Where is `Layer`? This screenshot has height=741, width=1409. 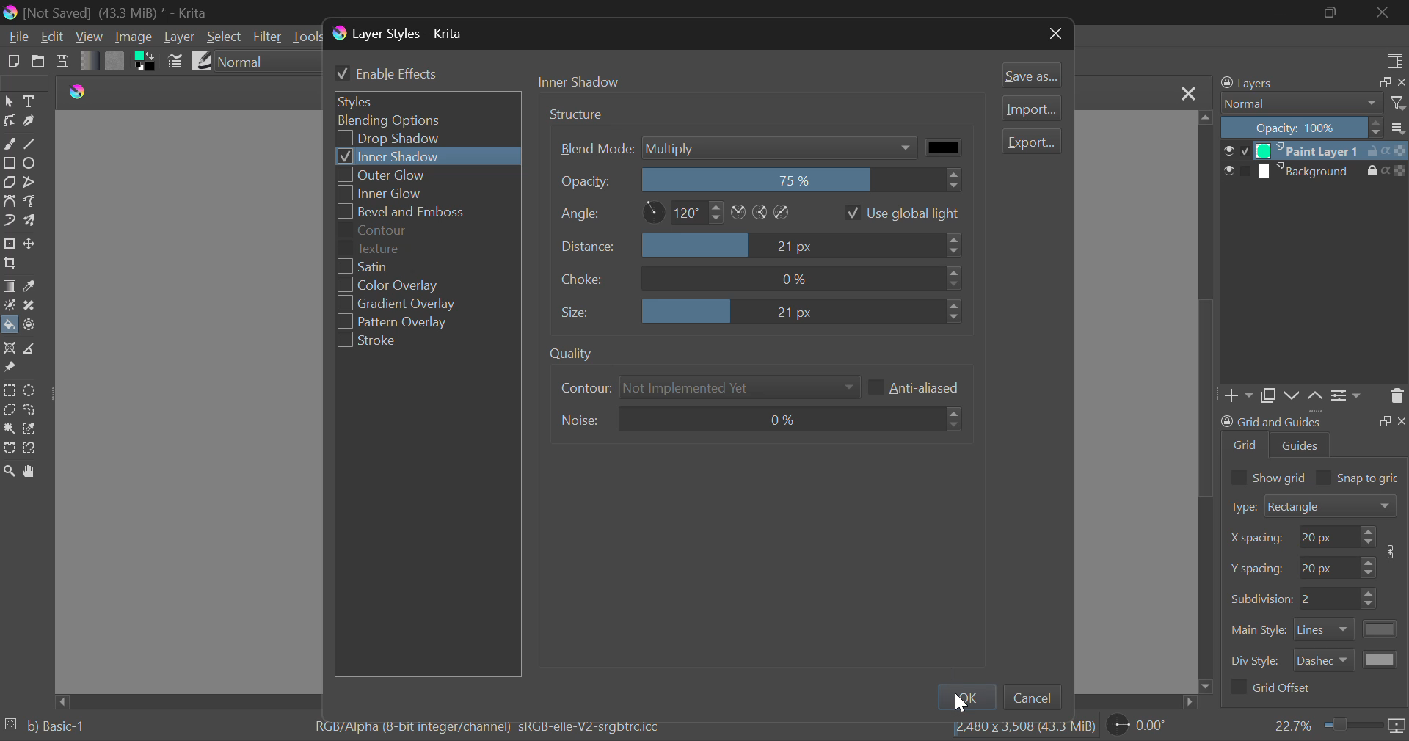
Layer is located at coordinates (180, 38).